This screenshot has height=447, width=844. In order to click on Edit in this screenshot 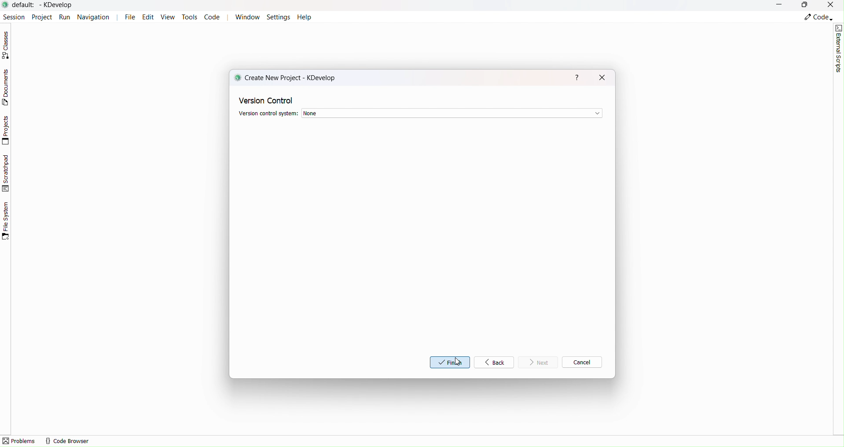, I will do `click(150, 17)`.